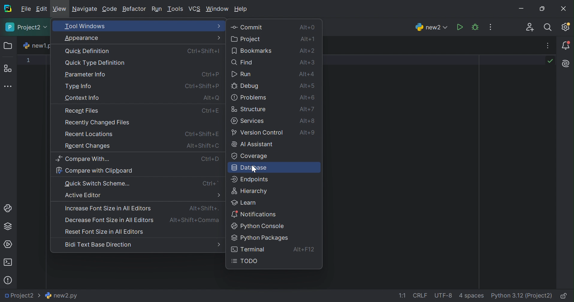 This screenshot has height=302, width=574. Describe the element at coordinates (259, 226) in the screenshot. I see `Python console` at that location.